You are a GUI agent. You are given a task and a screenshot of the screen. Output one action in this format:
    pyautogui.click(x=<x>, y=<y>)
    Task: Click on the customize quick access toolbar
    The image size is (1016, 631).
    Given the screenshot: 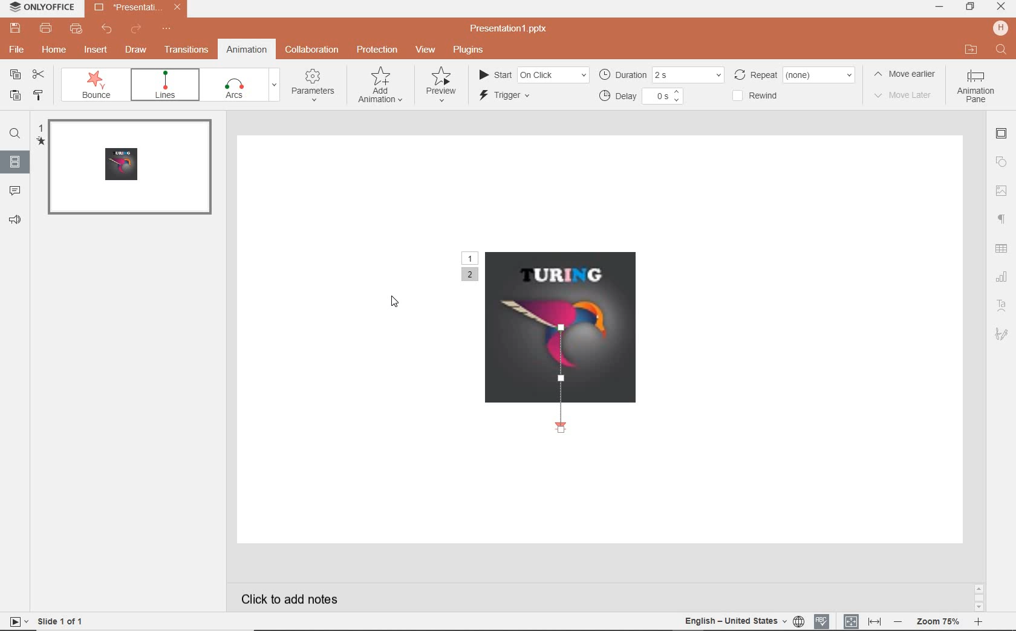 What is the action you would take?
    pyautogui.click(x=166, y=28)
    